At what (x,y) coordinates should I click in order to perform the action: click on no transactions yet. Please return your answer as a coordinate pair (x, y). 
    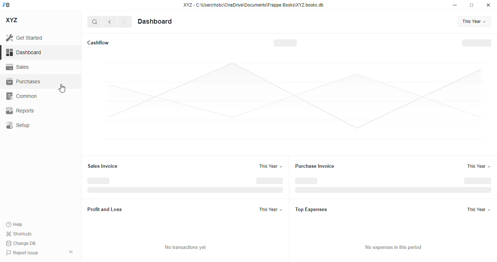
    Looking at the image, I should click on (186, 247).